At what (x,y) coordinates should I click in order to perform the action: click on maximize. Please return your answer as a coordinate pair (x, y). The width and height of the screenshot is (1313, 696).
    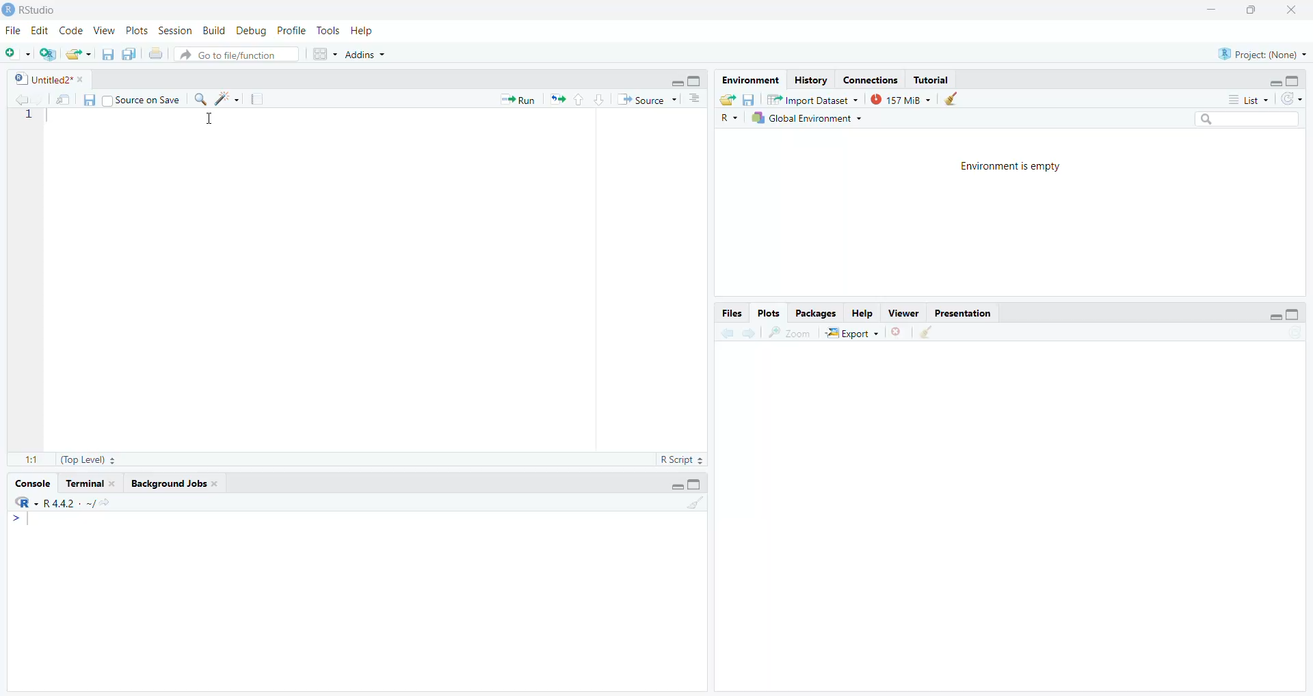
    Looking at the image, I should click on (1294, 80).